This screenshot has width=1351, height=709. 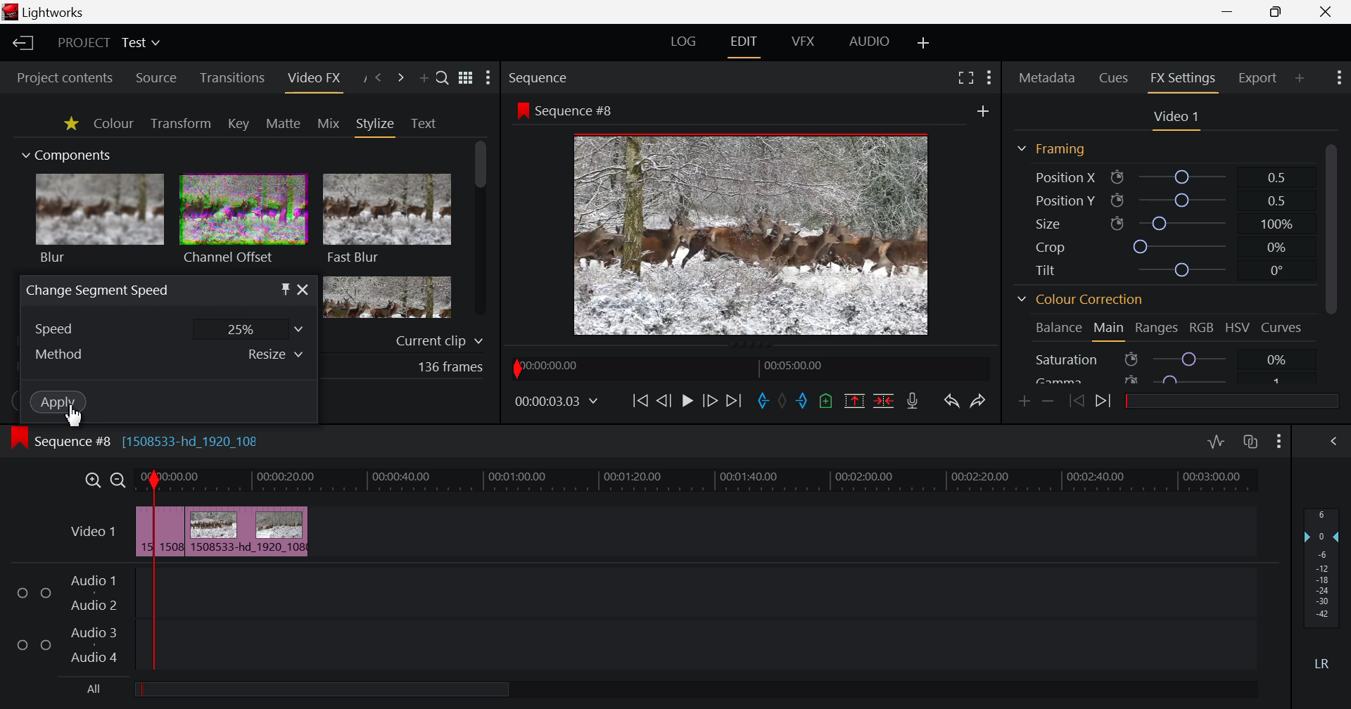 I want to click on Show Settings, so click(x=1338, y=79).